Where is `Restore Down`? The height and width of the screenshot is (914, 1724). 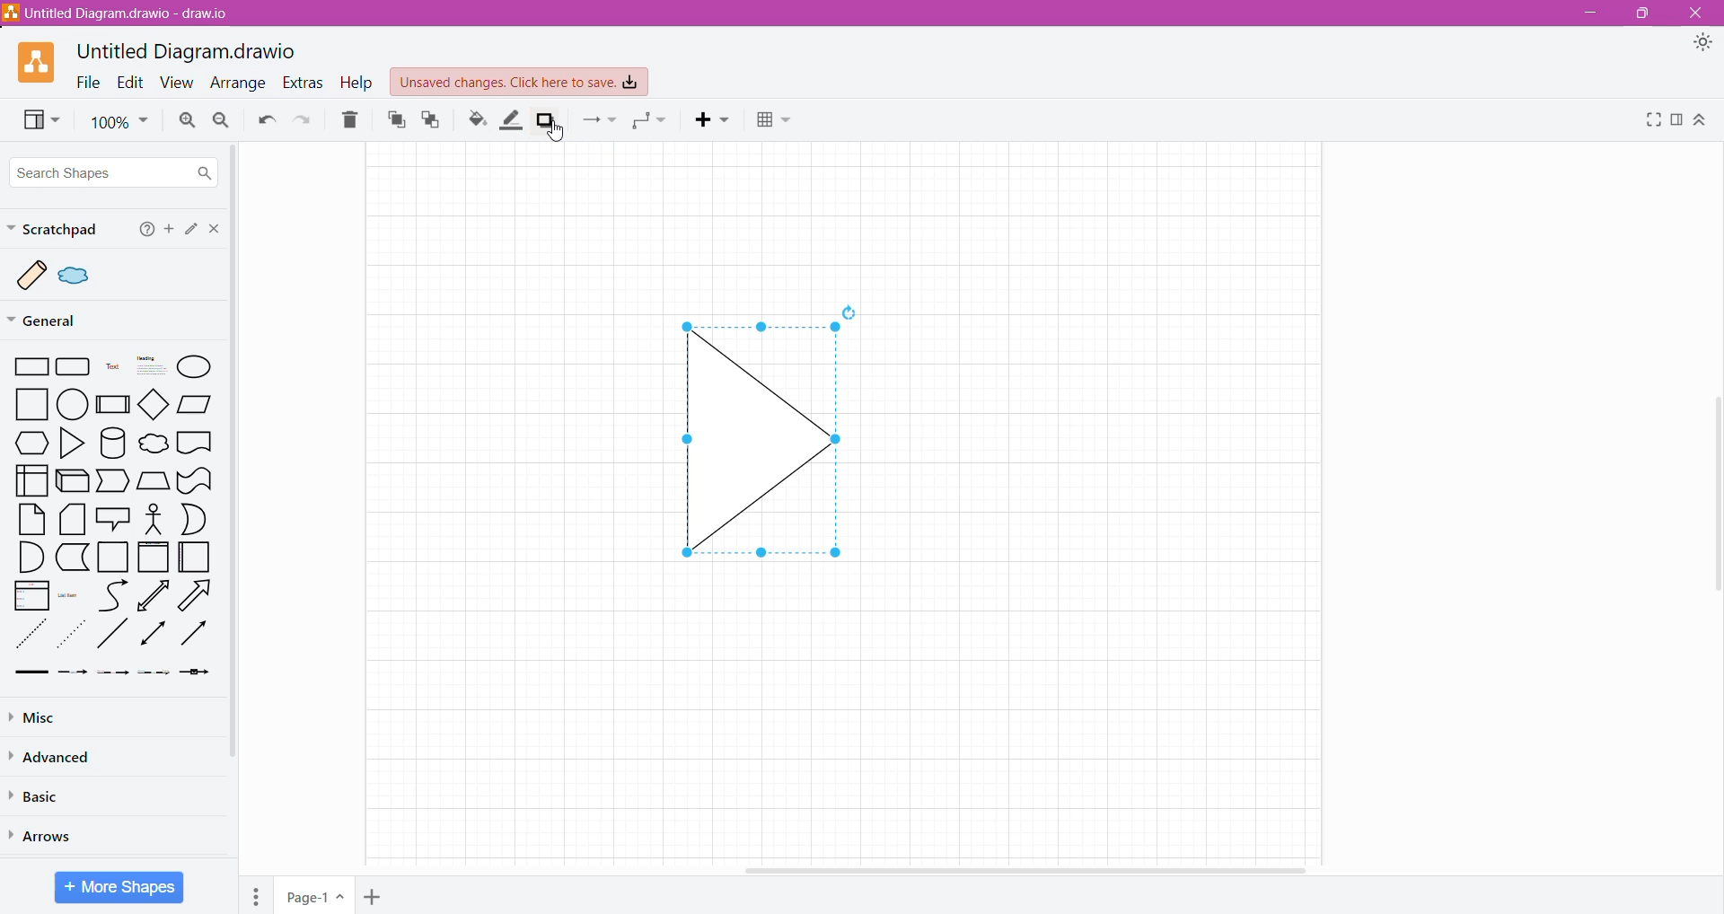 Restore Down is located at coordinates (1643, 13).